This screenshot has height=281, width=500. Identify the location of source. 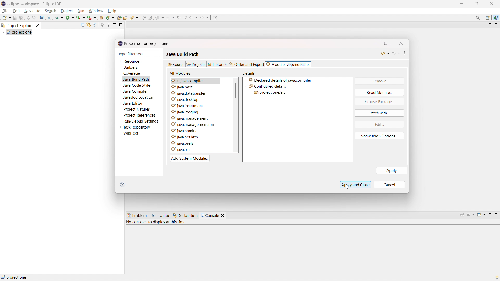
(176, 64).